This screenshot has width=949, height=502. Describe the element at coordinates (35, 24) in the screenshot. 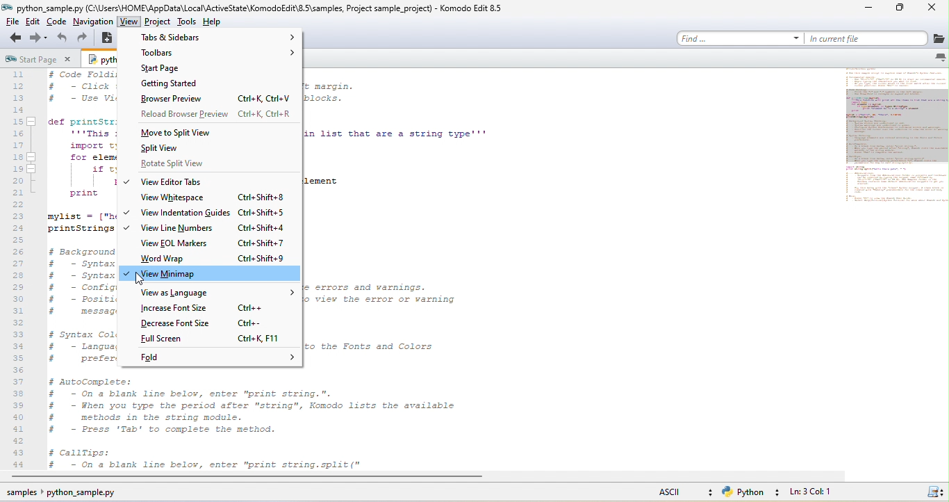

I see `edit` at that location.